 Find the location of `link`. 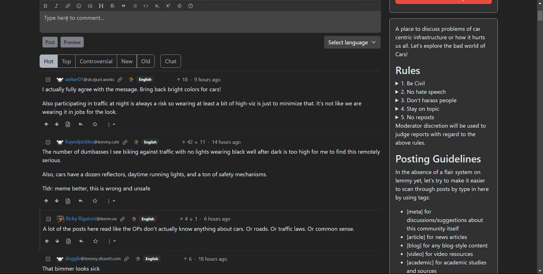

link is located at coordinates (127, 258).